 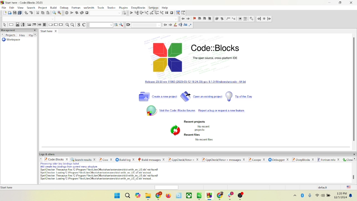 What do you see at coordinates (11, 24) in the screenshot?
I see `instruction` at bounding box center [11, 24].